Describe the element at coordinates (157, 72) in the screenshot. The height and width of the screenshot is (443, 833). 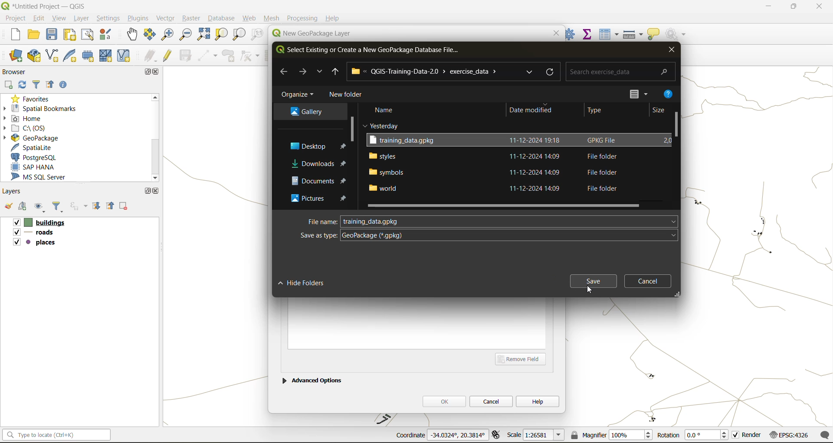
I see `close` at that location.